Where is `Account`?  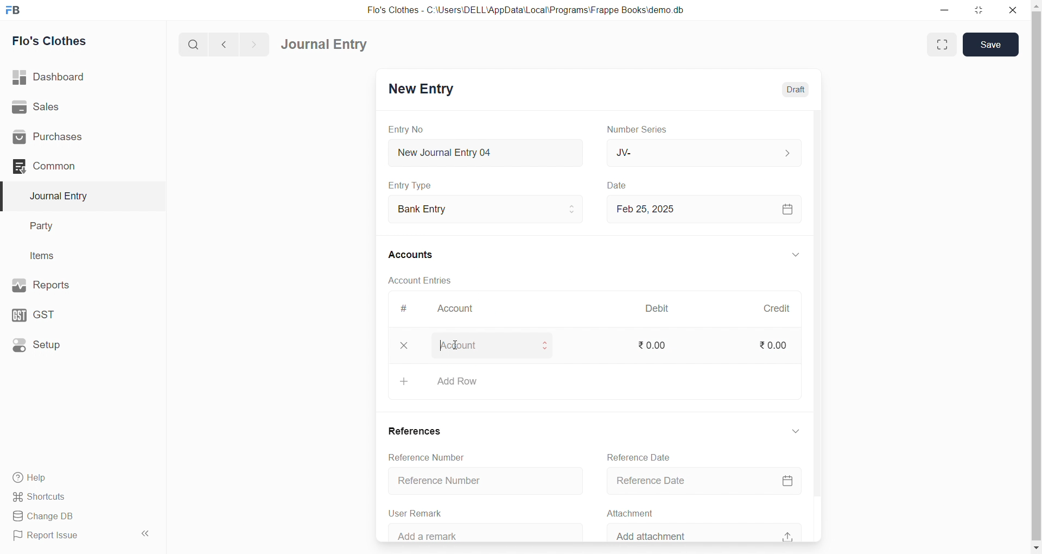
Account is located at coordinates (459, 311).